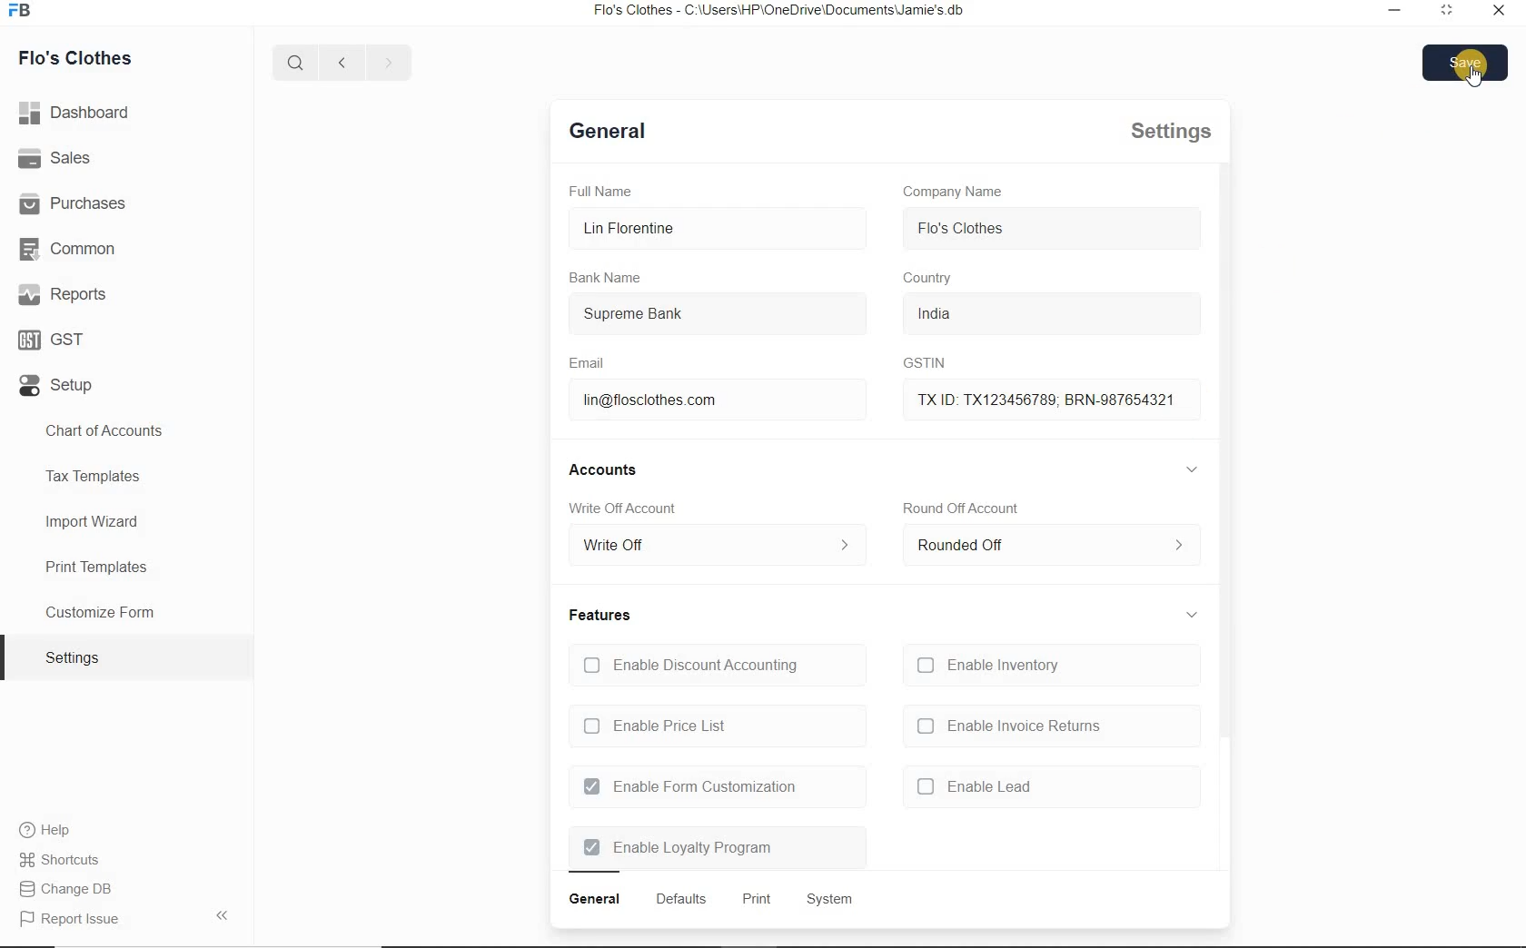 The width and height of the screenshot is (1526, 948). I want to click on Purchases, so click(82, 204).